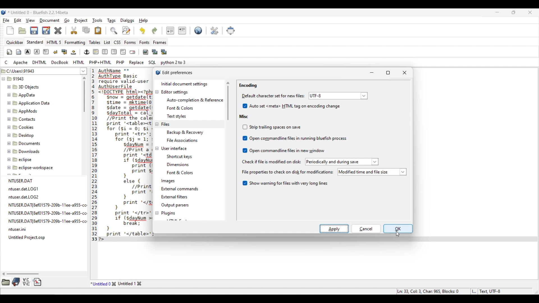 This screenshot has width=539, height=303. I want to click on Formatting menu, so click(75, 43).